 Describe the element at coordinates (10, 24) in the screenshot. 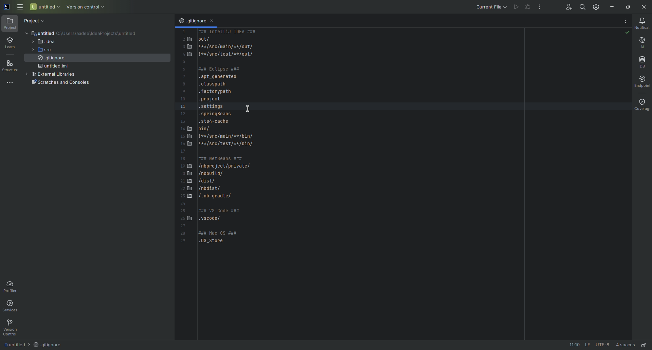

I see `Project` at that location.